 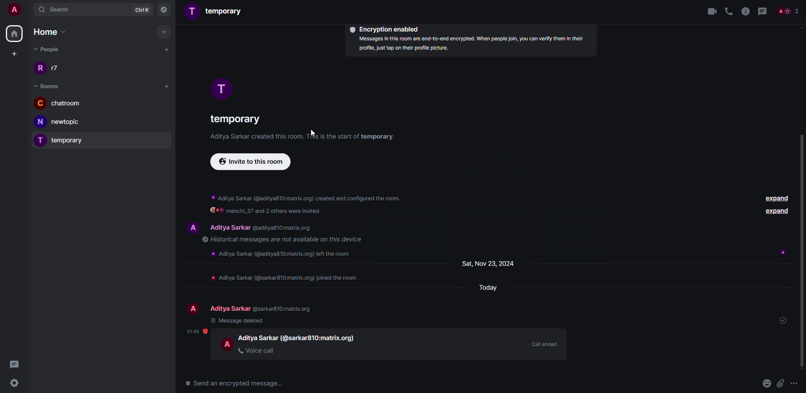 I want to click on info, so click(x=746, y=11).